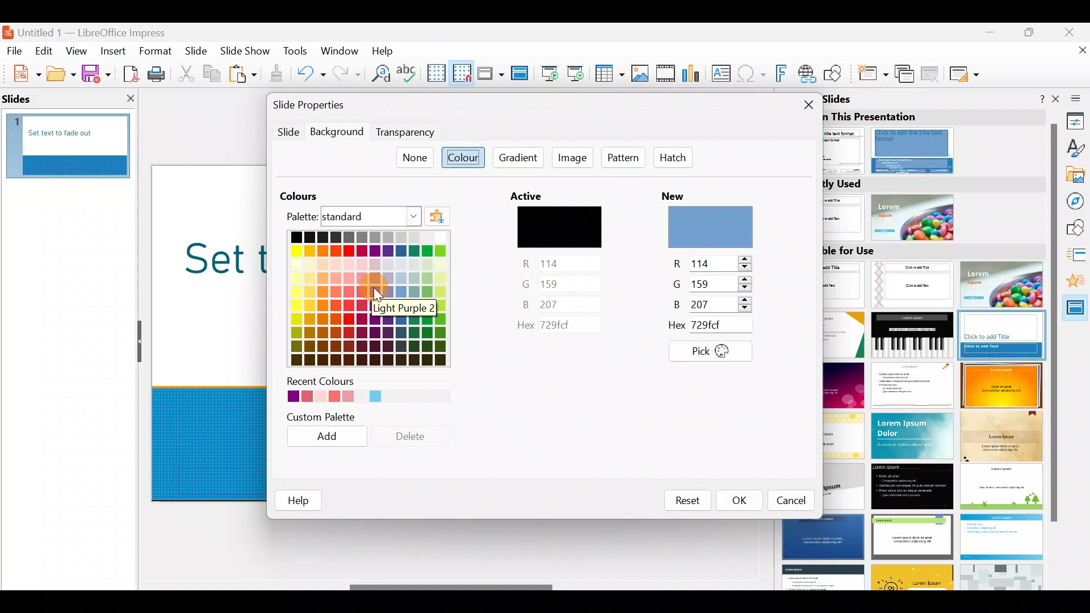  What do you see at coordinates (378, 293) in the screenshot?
I see `Cursor` at bounding box center [378, 293].